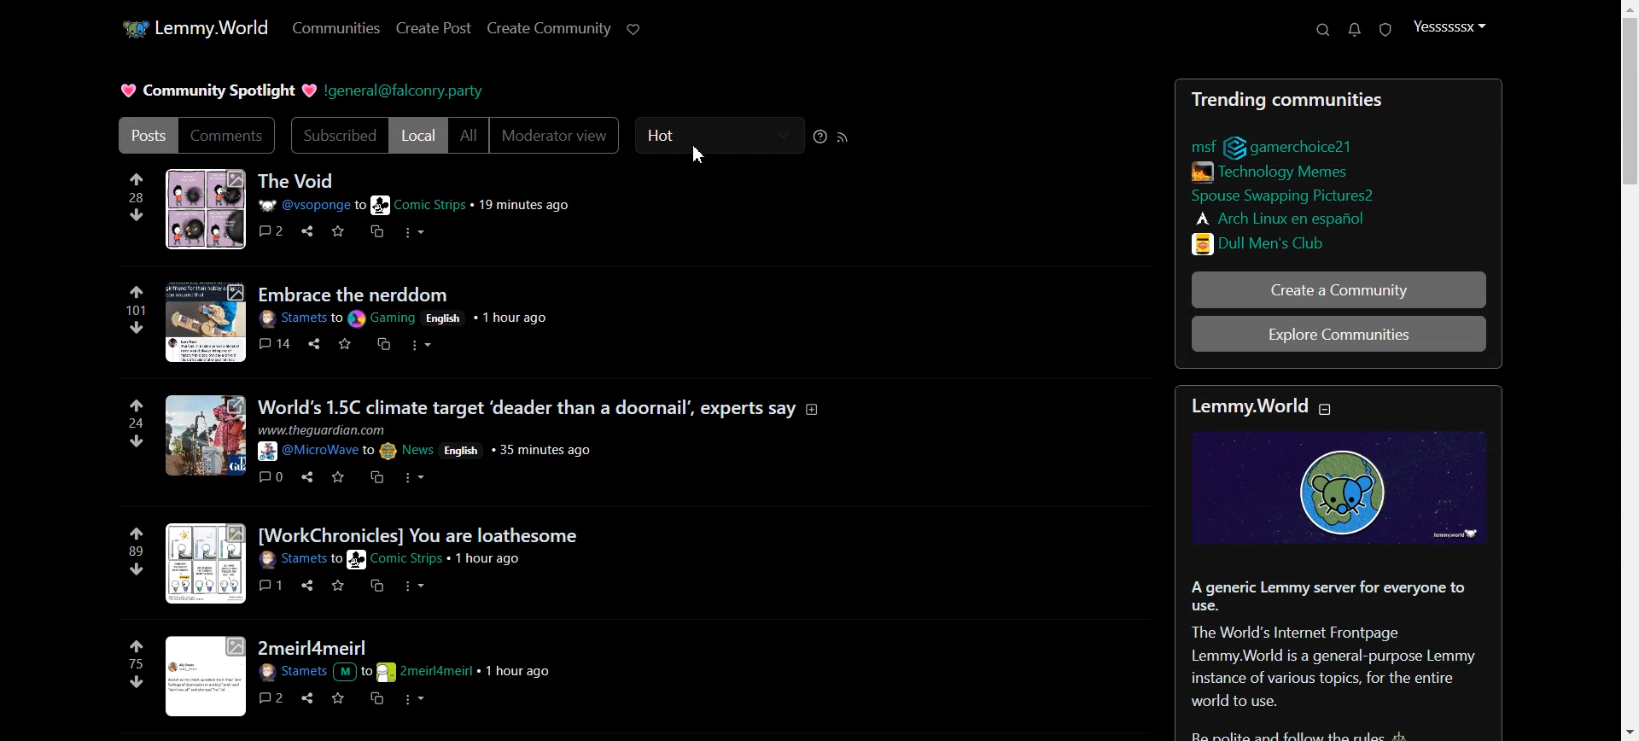 This screenshot has height=741, width=1639. Describe the element at coordinates (136, 293) in the screenshot. I see `upvote` at that location.